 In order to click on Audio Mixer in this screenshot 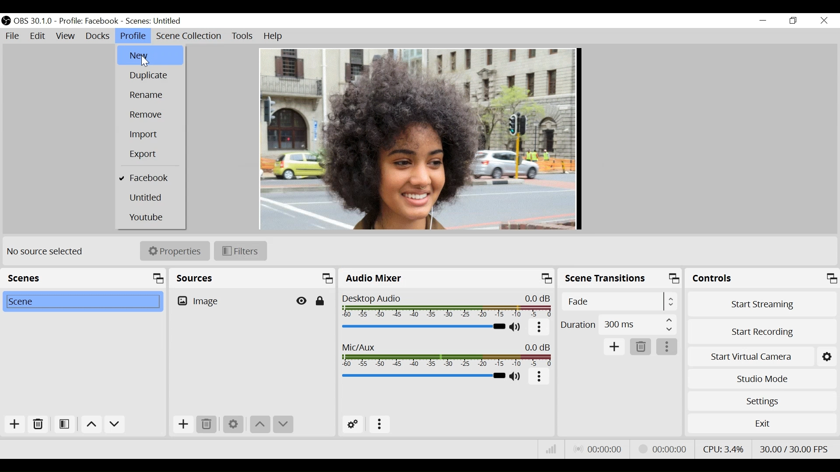, I will do `click(447, 278)`.